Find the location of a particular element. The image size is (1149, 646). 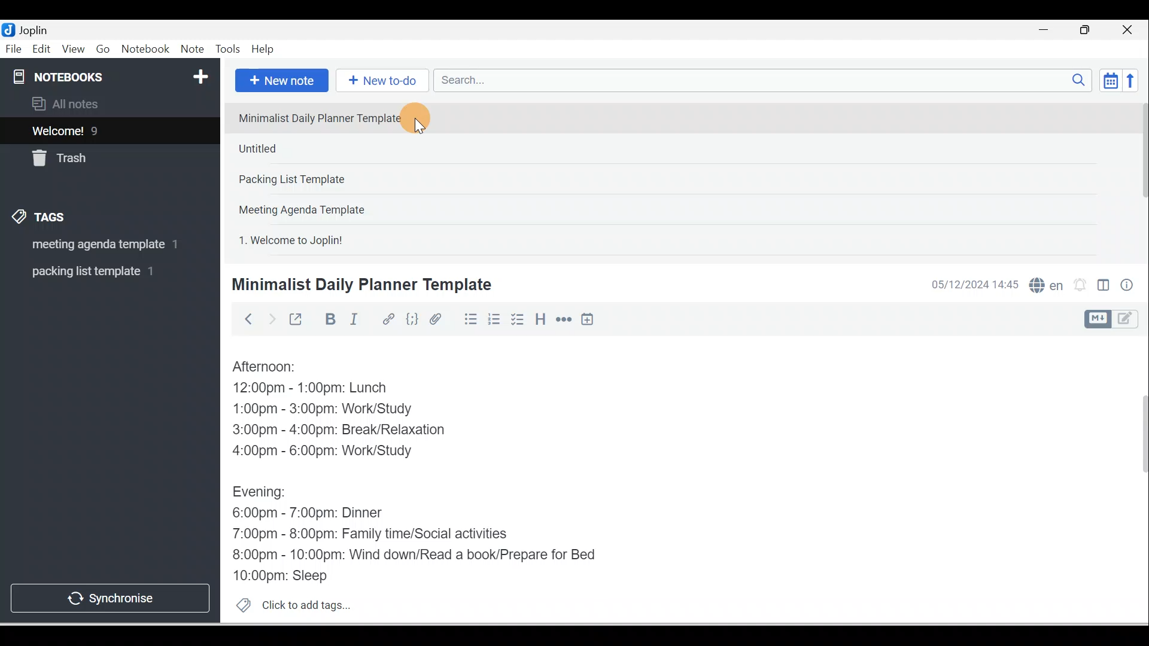

Search bar is located at coordinates (767, 80).